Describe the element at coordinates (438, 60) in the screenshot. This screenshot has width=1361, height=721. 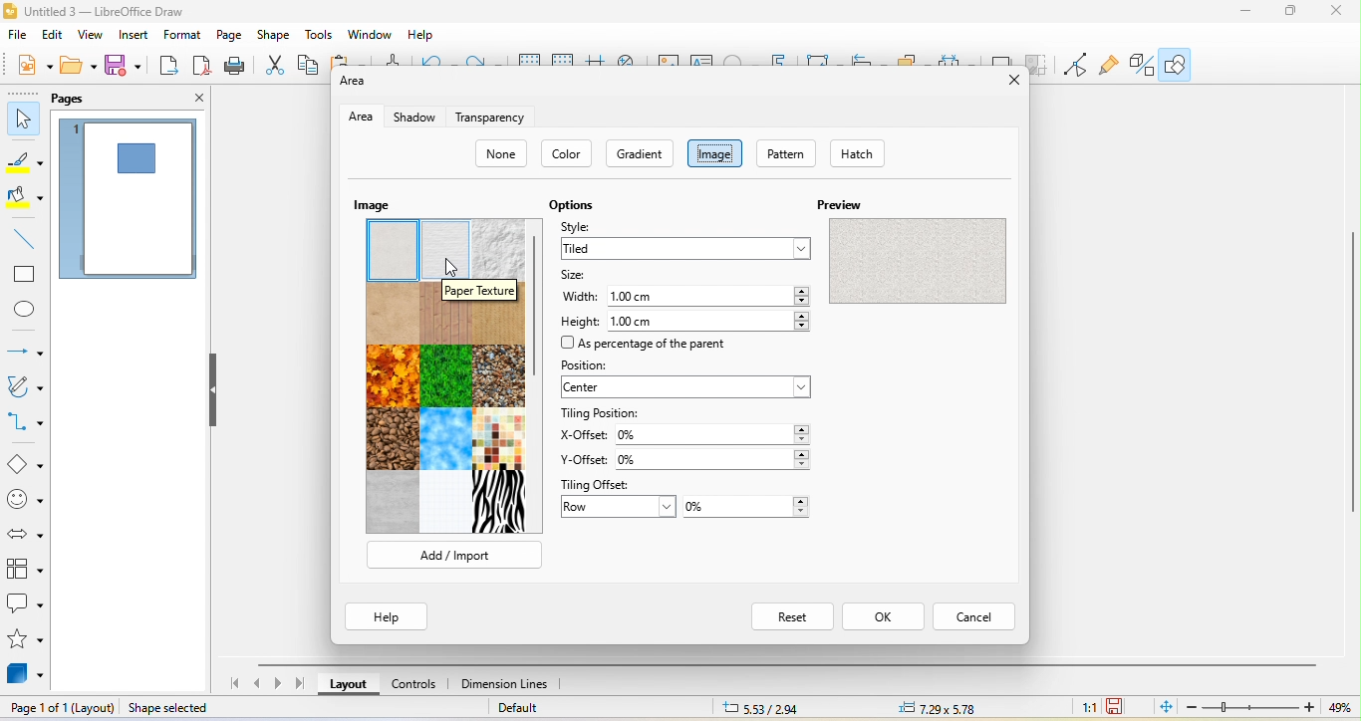
I see `undo` at that location.